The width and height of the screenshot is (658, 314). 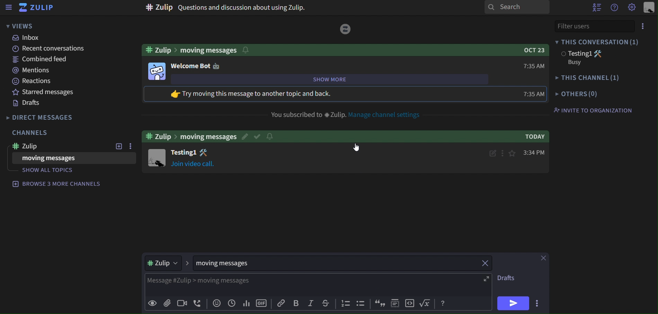 I want to click on , so click(x=274, y=136).